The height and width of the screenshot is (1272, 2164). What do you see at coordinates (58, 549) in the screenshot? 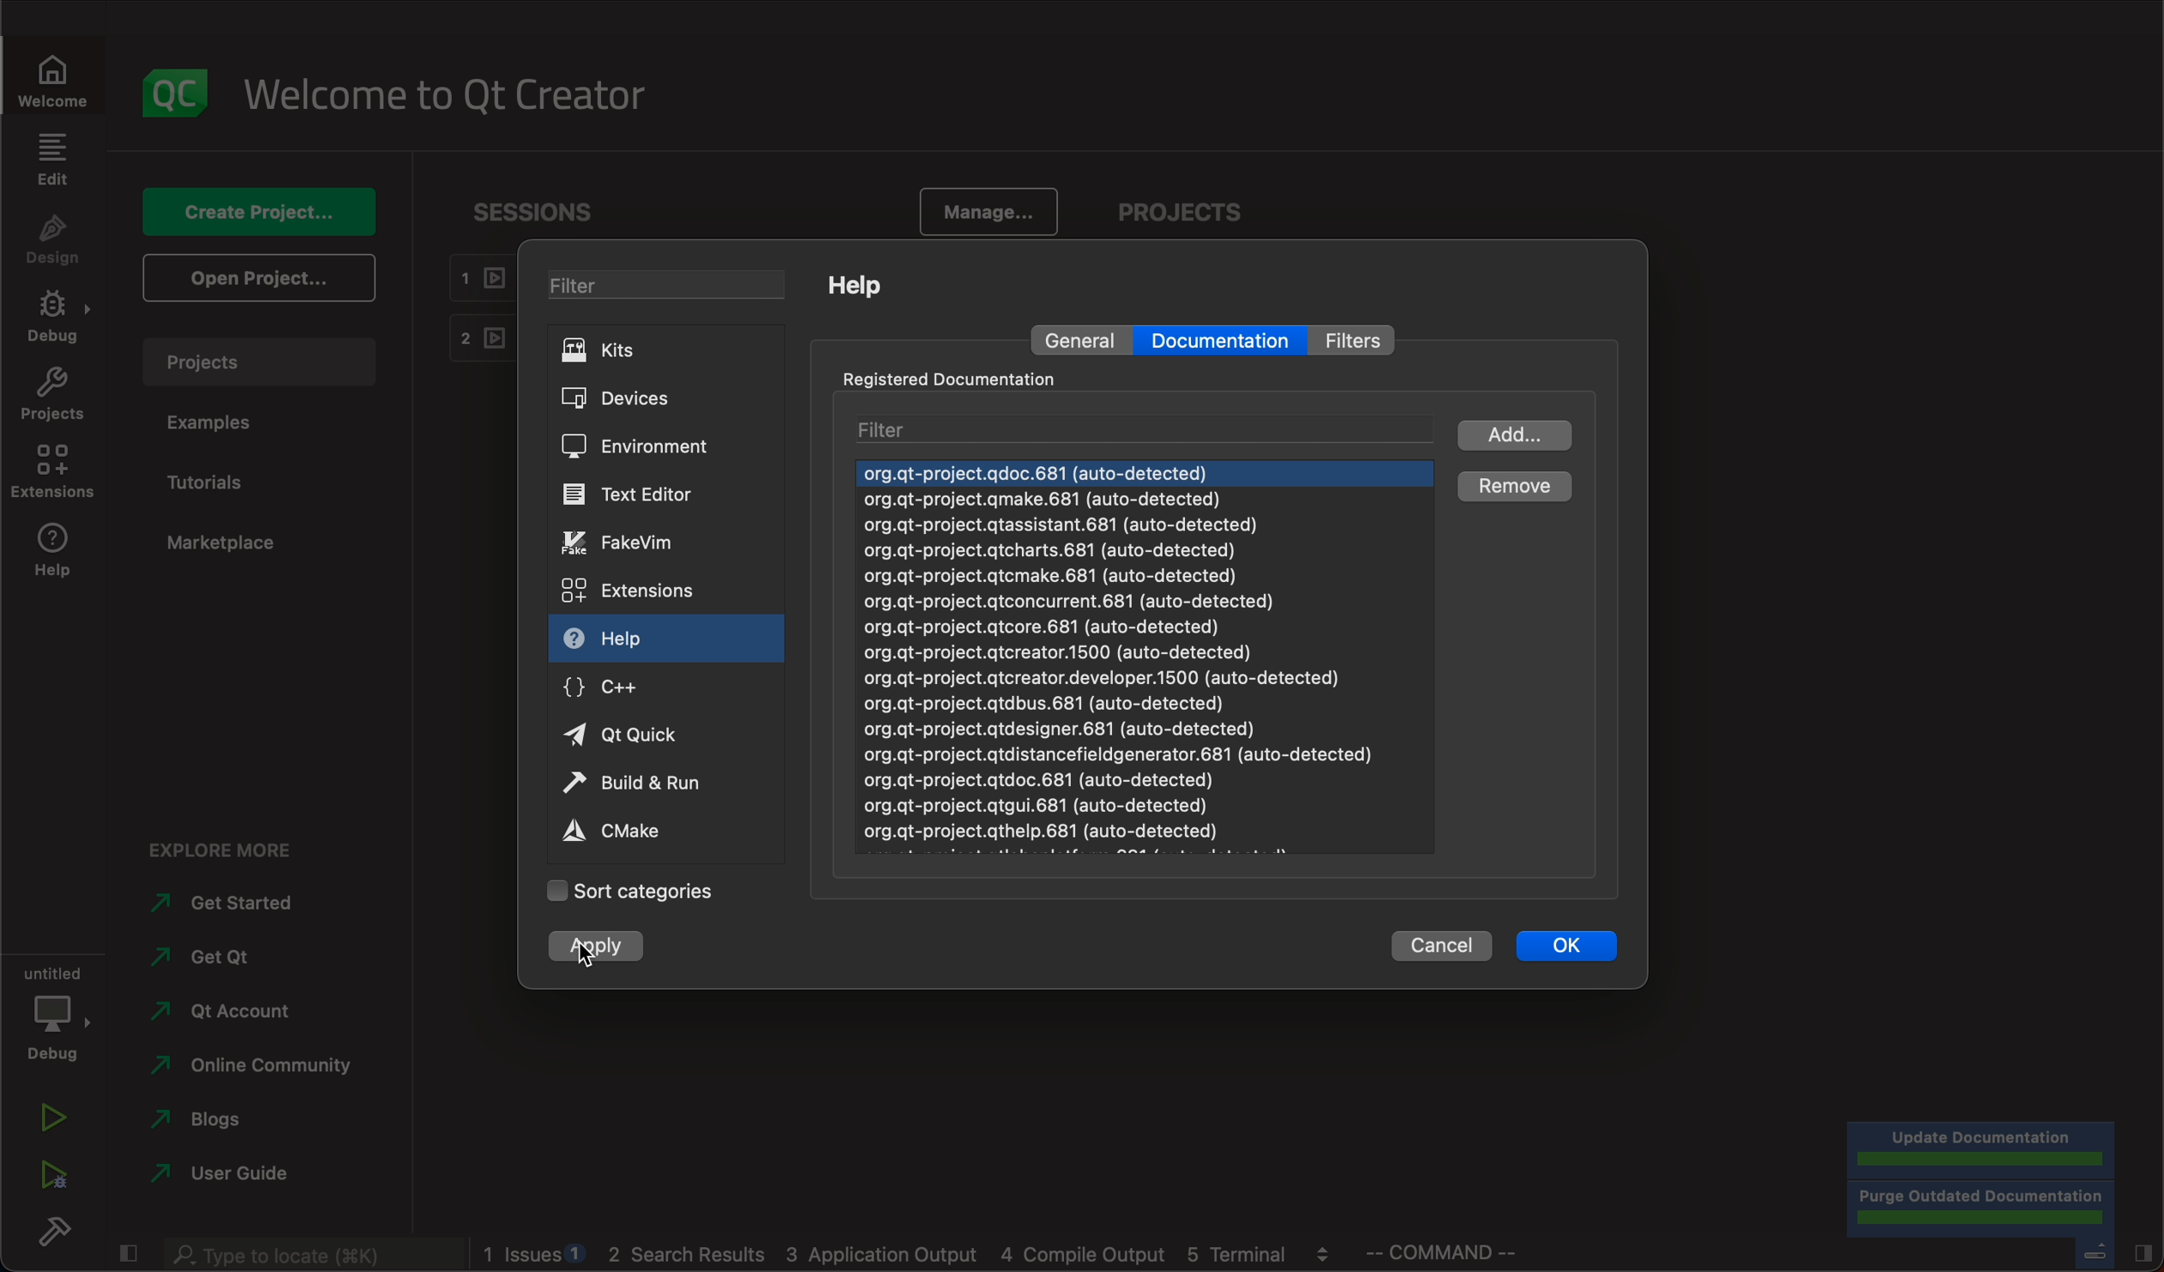
I see `help` at bounding box center [58, 549].